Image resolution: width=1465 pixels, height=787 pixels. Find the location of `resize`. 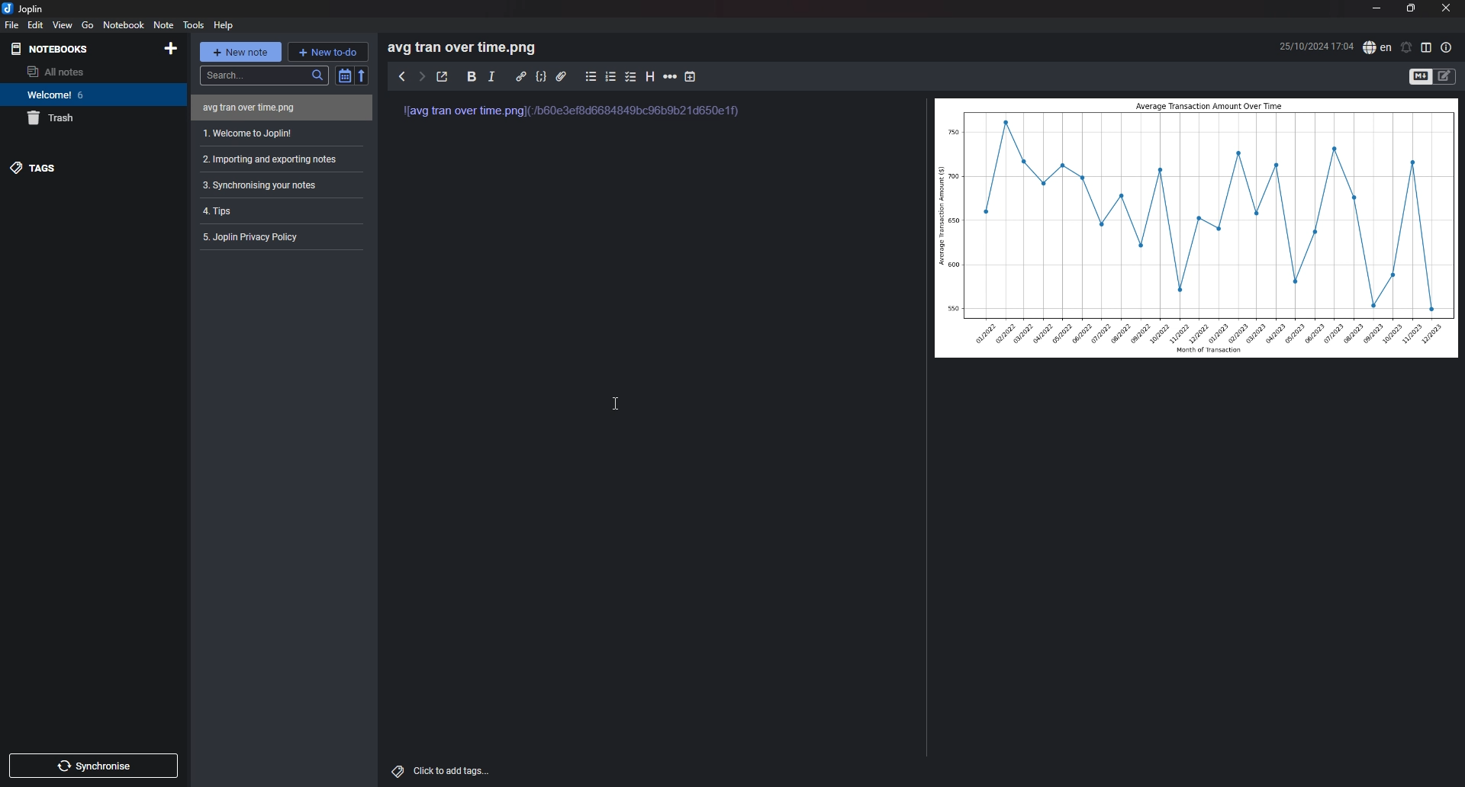

resize is located at coordinates (1412, 9).